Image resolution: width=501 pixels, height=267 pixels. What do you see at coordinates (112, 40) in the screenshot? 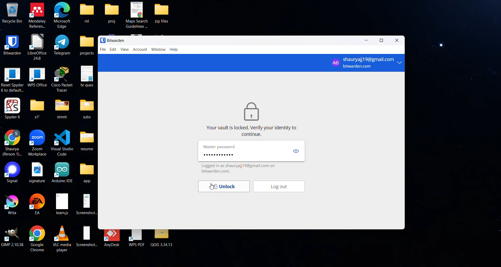
I see `Bitwarden` at bounding box center [112, 40].